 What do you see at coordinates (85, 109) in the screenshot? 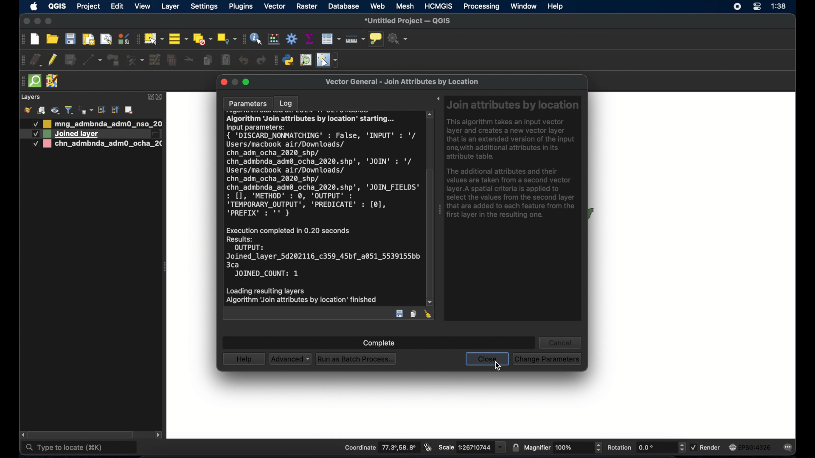
I see `filter legen by expression` at bounding box center [85, 109].